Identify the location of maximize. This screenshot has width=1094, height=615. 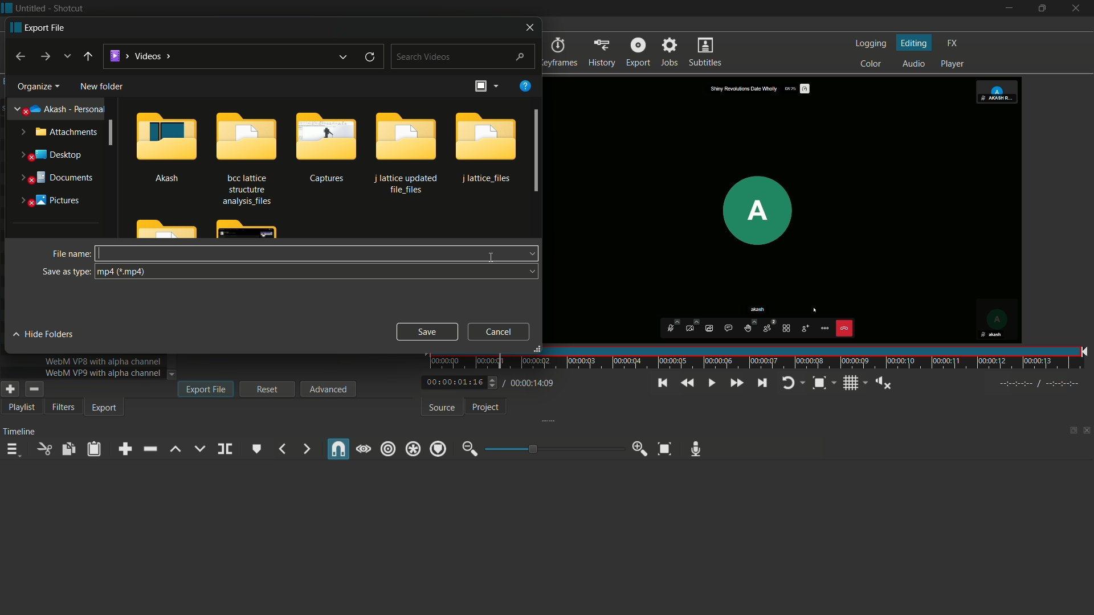
(1040, 9).